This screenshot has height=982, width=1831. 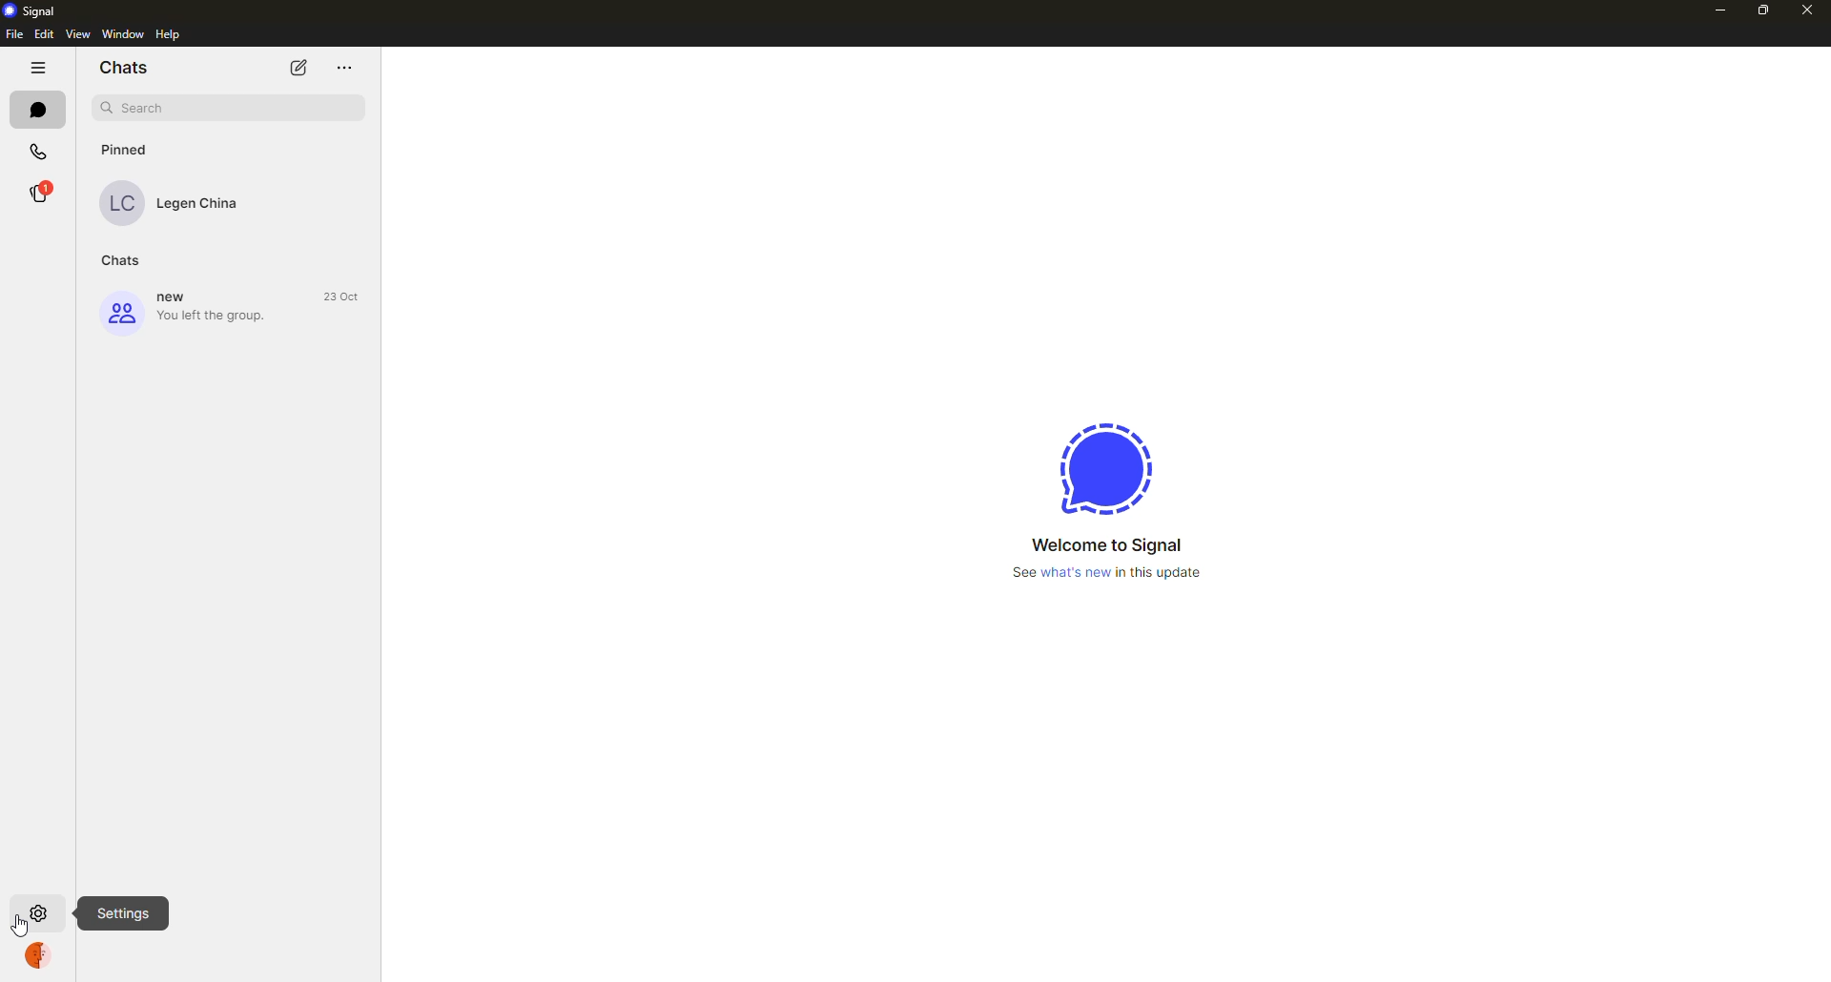 What do you see at coordinates (38, 153) in the screenshot?
I see `Calls` at bounding box center [38, 153].